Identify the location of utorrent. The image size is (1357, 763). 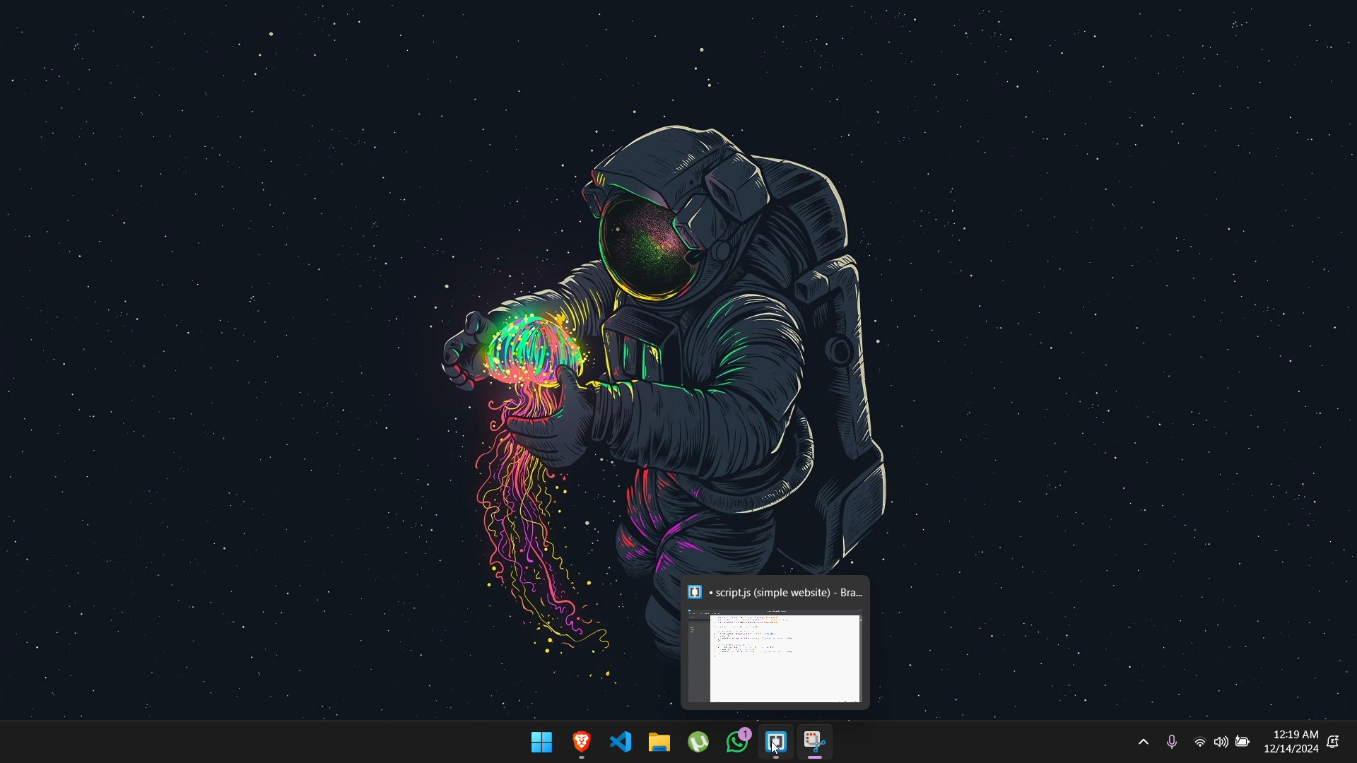
(697, 740).